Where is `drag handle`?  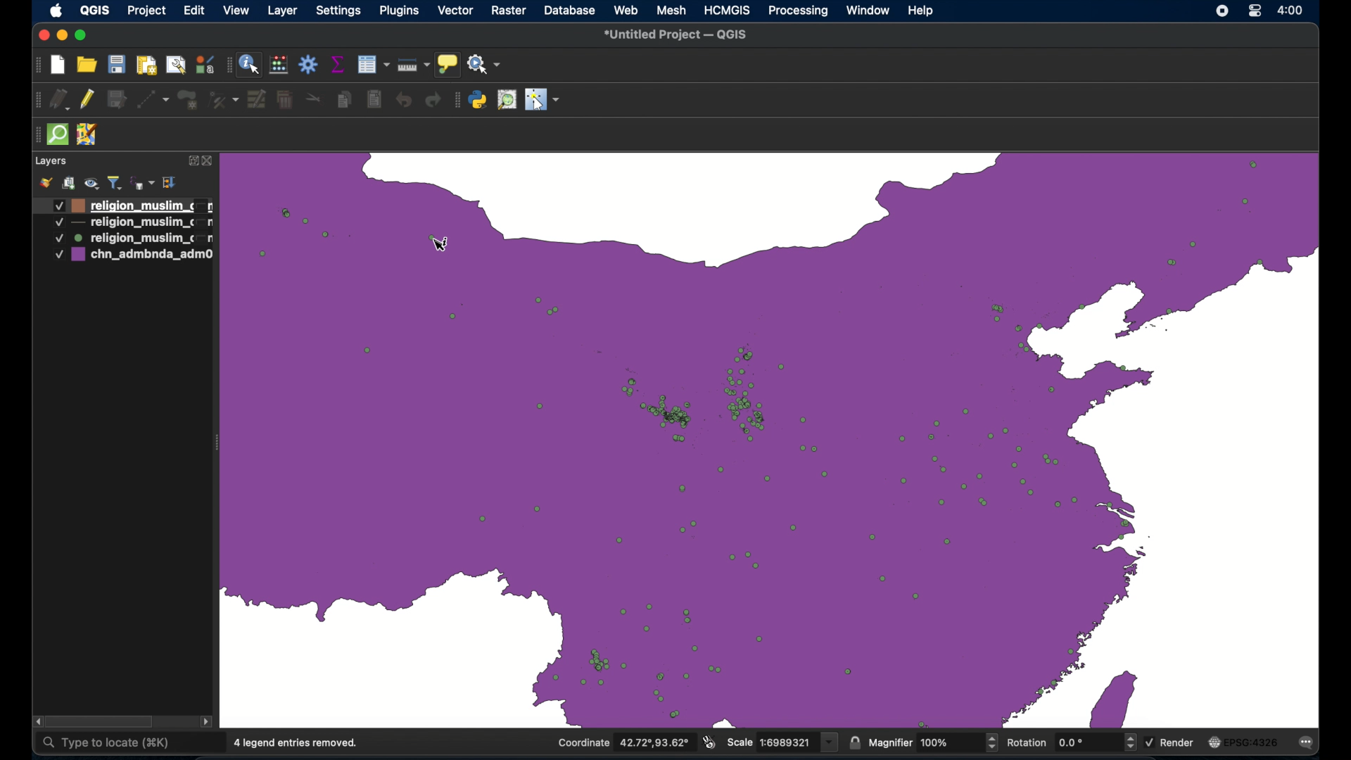
drag handle is located at coordinates (226, 65).